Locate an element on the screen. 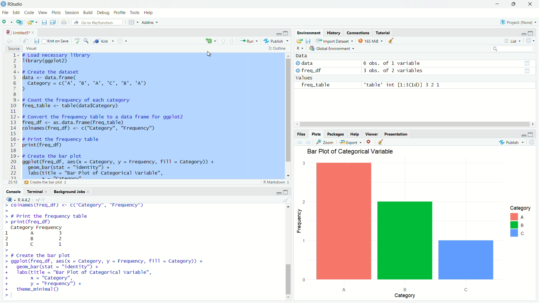 The image size is (539, 303). maximize is located at coordinates (531, 33).